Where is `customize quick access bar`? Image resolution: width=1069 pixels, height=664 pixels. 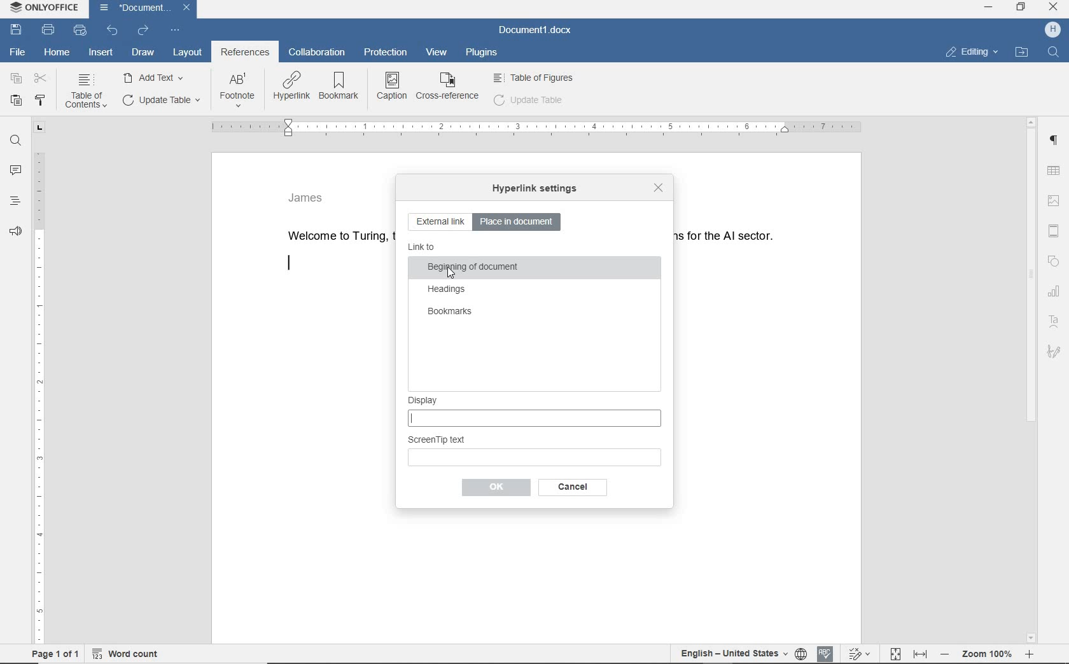
customize quick access bar is located at coordinates (174, 31).